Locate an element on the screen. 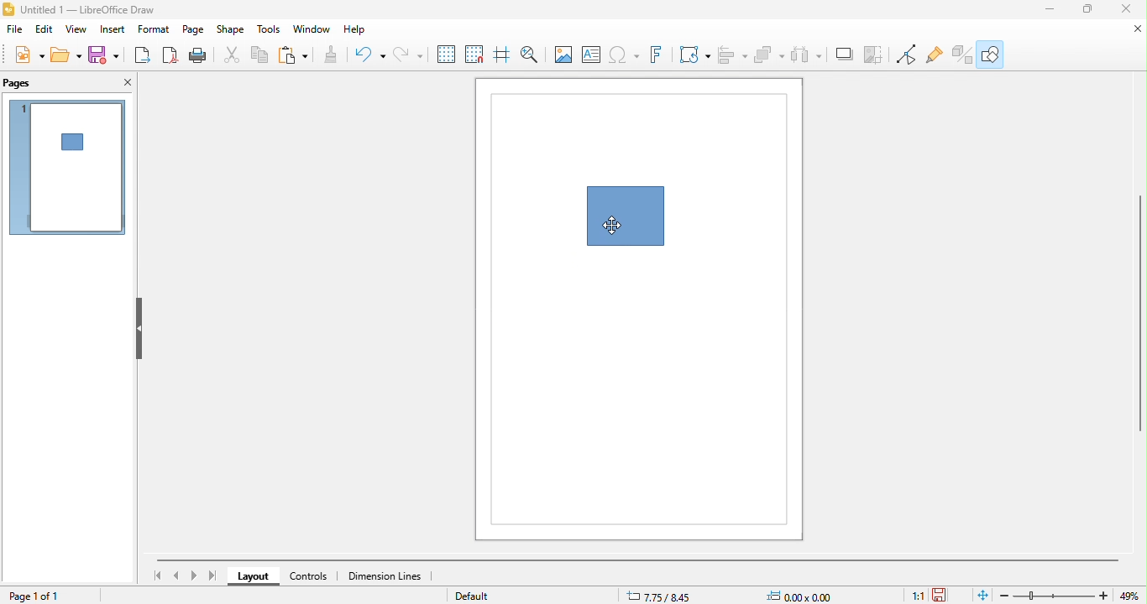 The image size is (1147, 604). minimize is located at coordinates (1132, 29).